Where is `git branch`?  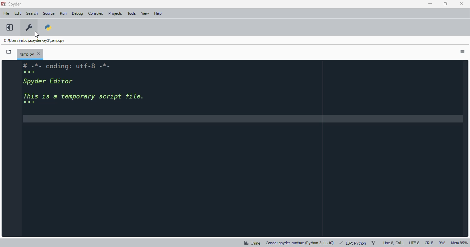
git branch is located at coordinates (374, 243).